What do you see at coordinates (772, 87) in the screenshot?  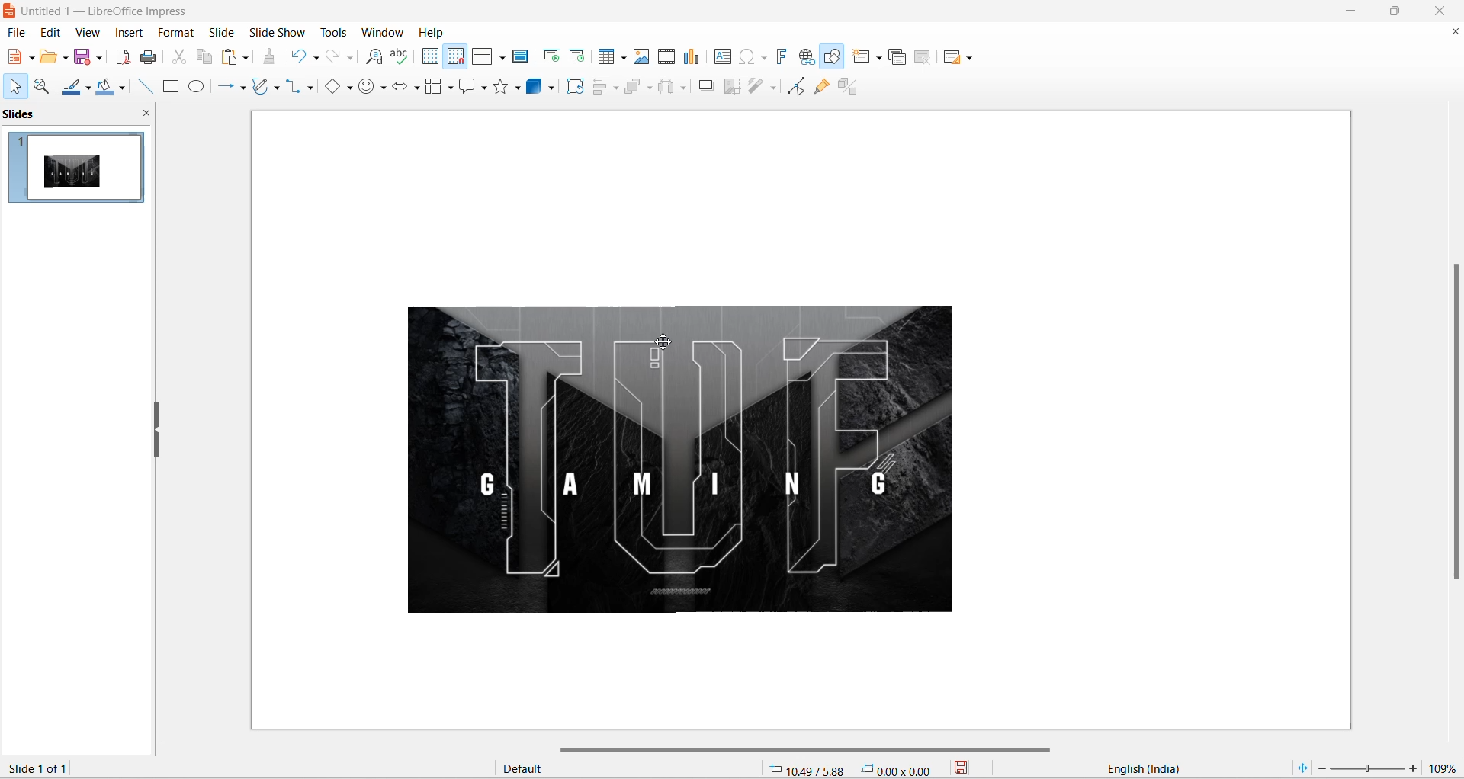 I see `filter options` at bounding box center [772, 87].